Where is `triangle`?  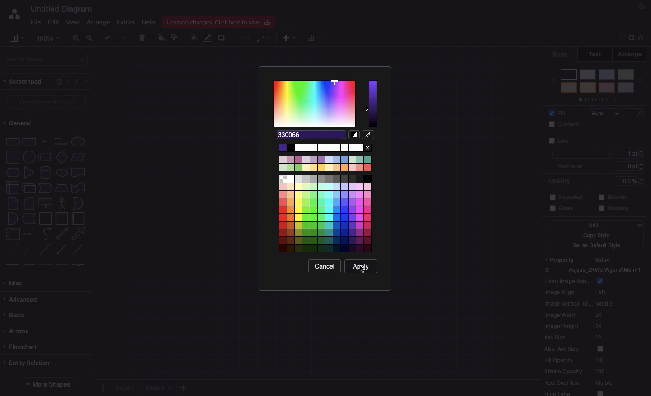
triangle is located at coordinates (28, 173).